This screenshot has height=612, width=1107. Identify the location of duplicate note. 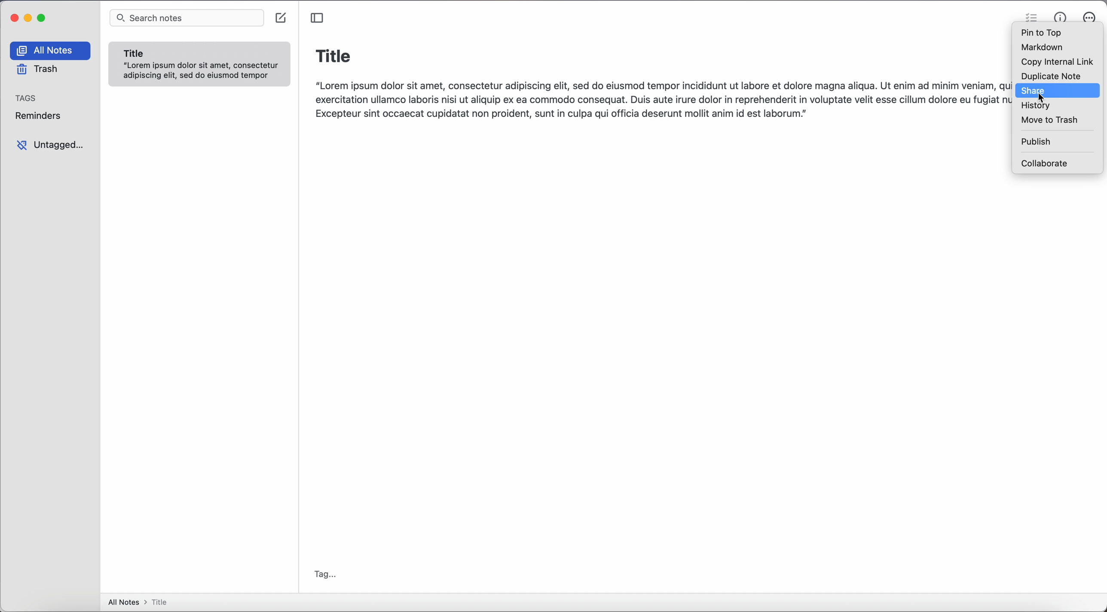
(1050, 76).